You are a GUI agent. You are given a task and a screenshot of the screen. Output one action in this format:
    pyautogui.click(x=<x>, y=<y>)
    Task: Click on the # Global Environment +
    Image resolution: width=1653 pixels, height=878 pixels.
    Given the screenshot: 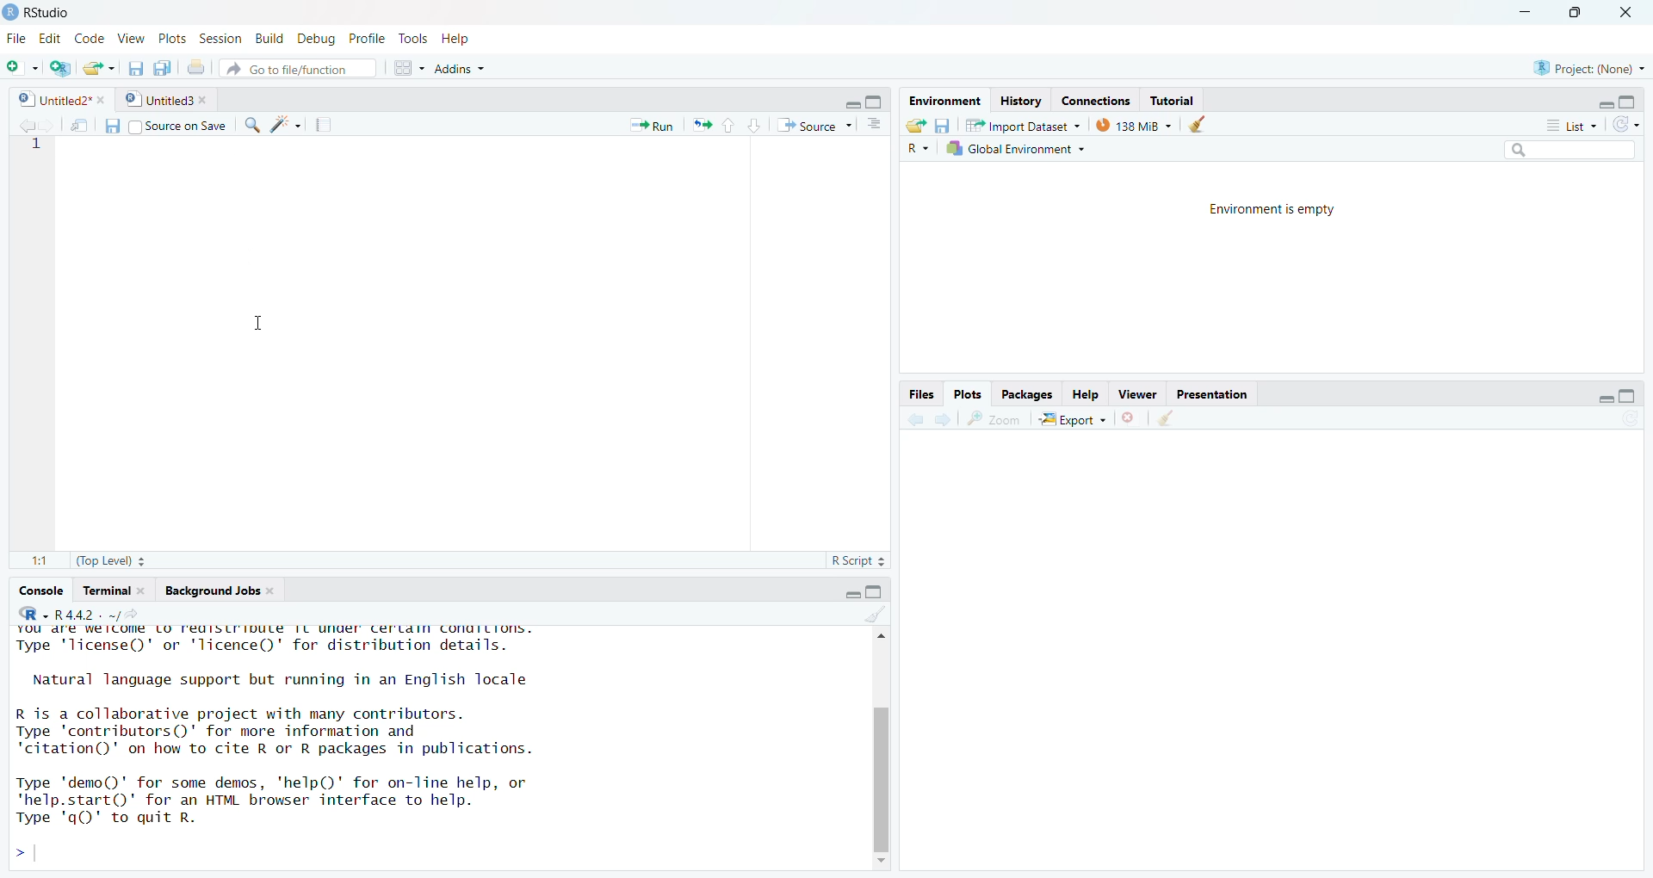 What is the action you would take?
    pyautogui.click(x=1014, y=146)
    